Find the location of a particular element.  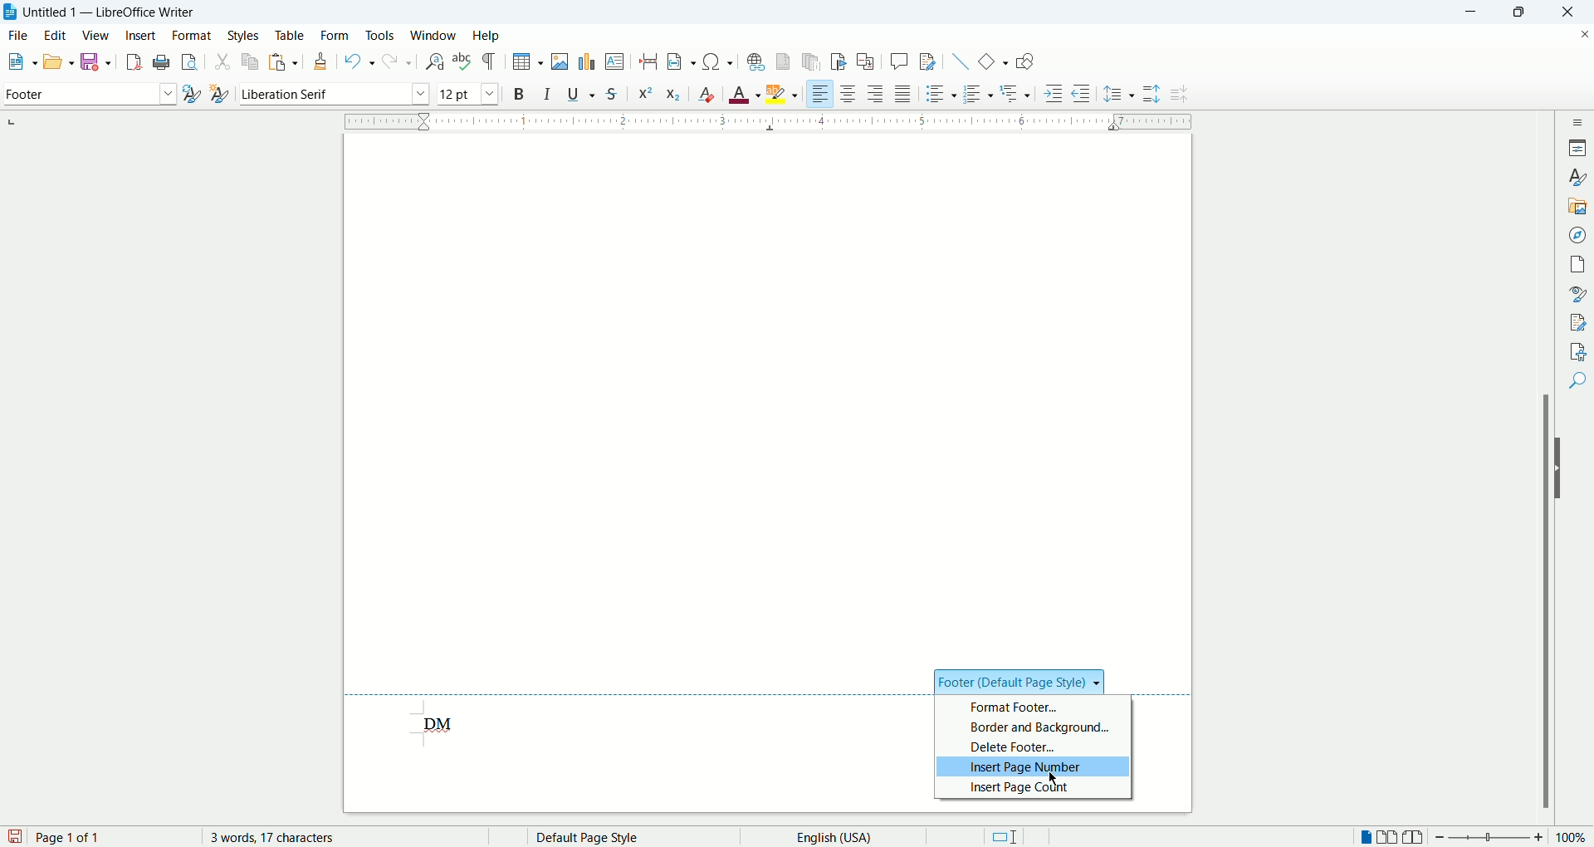

manage changes is located at coordinates (1579, 323).